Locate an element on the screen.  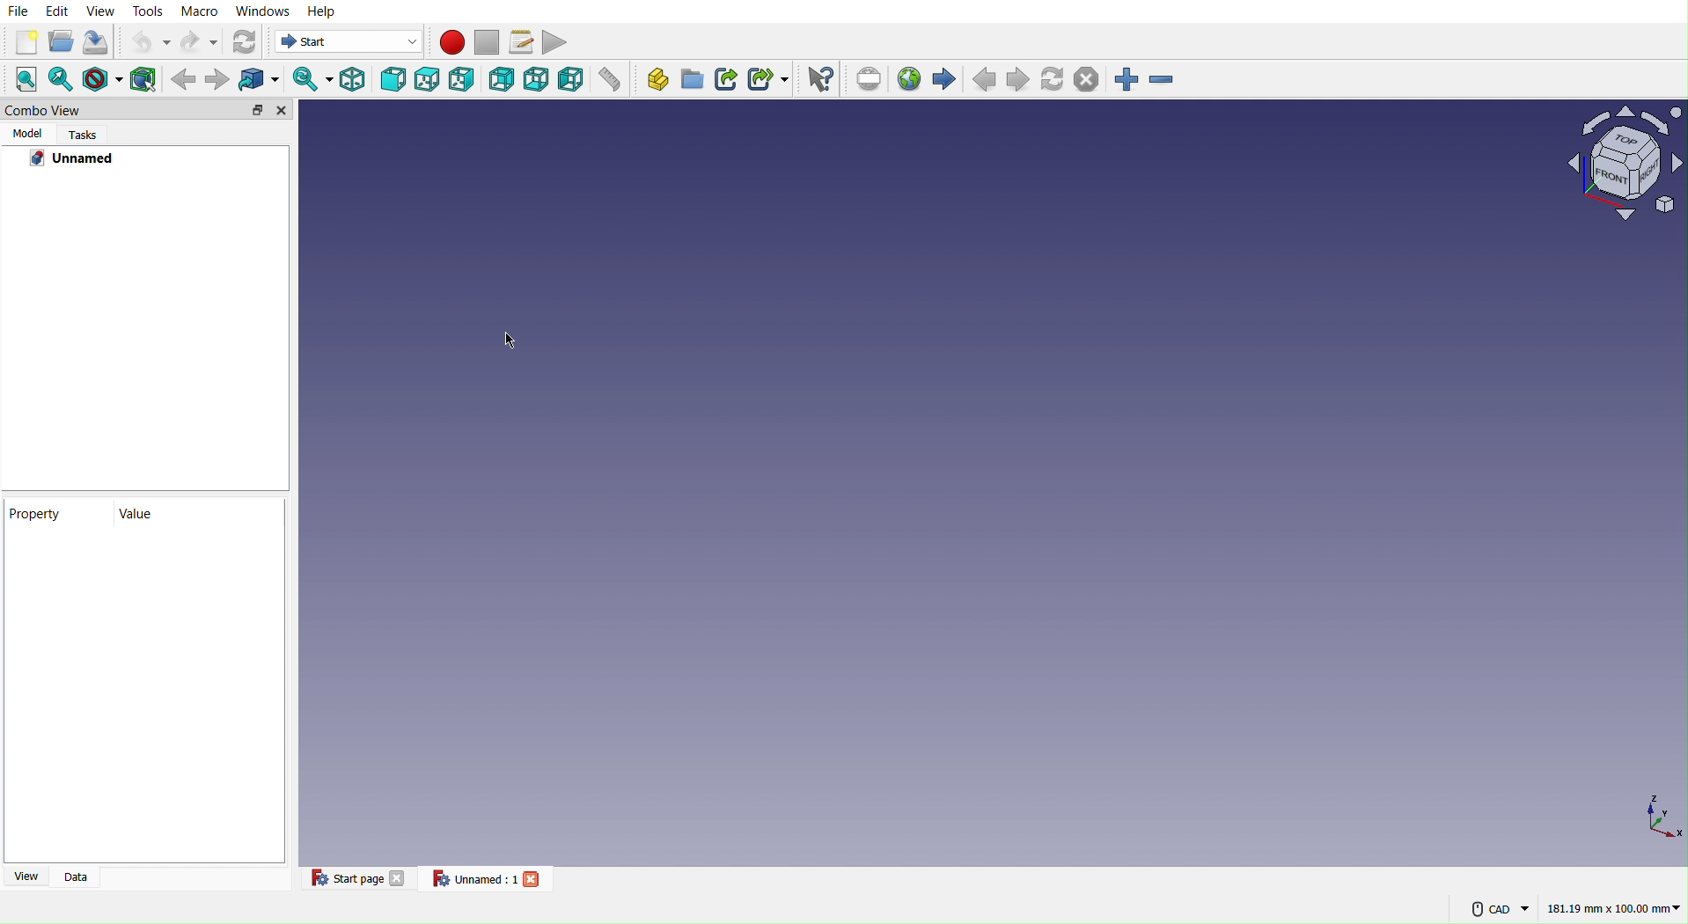
Refresh web page is located at coordinates (1054, 77).